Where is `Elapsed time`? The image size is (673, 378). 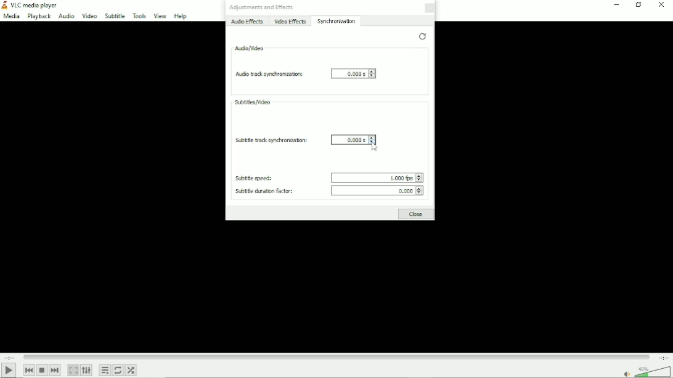 Elapsed time is located at coordinates (10, 357).